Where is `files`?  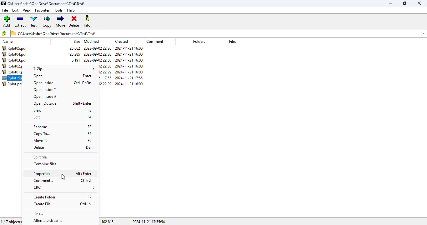
files is located at coordinates (233, 41).